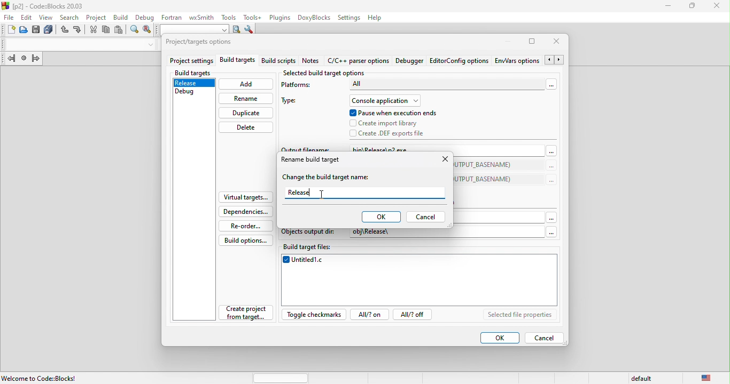 This screenshot has height=384, width=730. What do you see at coordinates (365, 193) in the screenshot?
I see `release` at bounding box center [365, 193].